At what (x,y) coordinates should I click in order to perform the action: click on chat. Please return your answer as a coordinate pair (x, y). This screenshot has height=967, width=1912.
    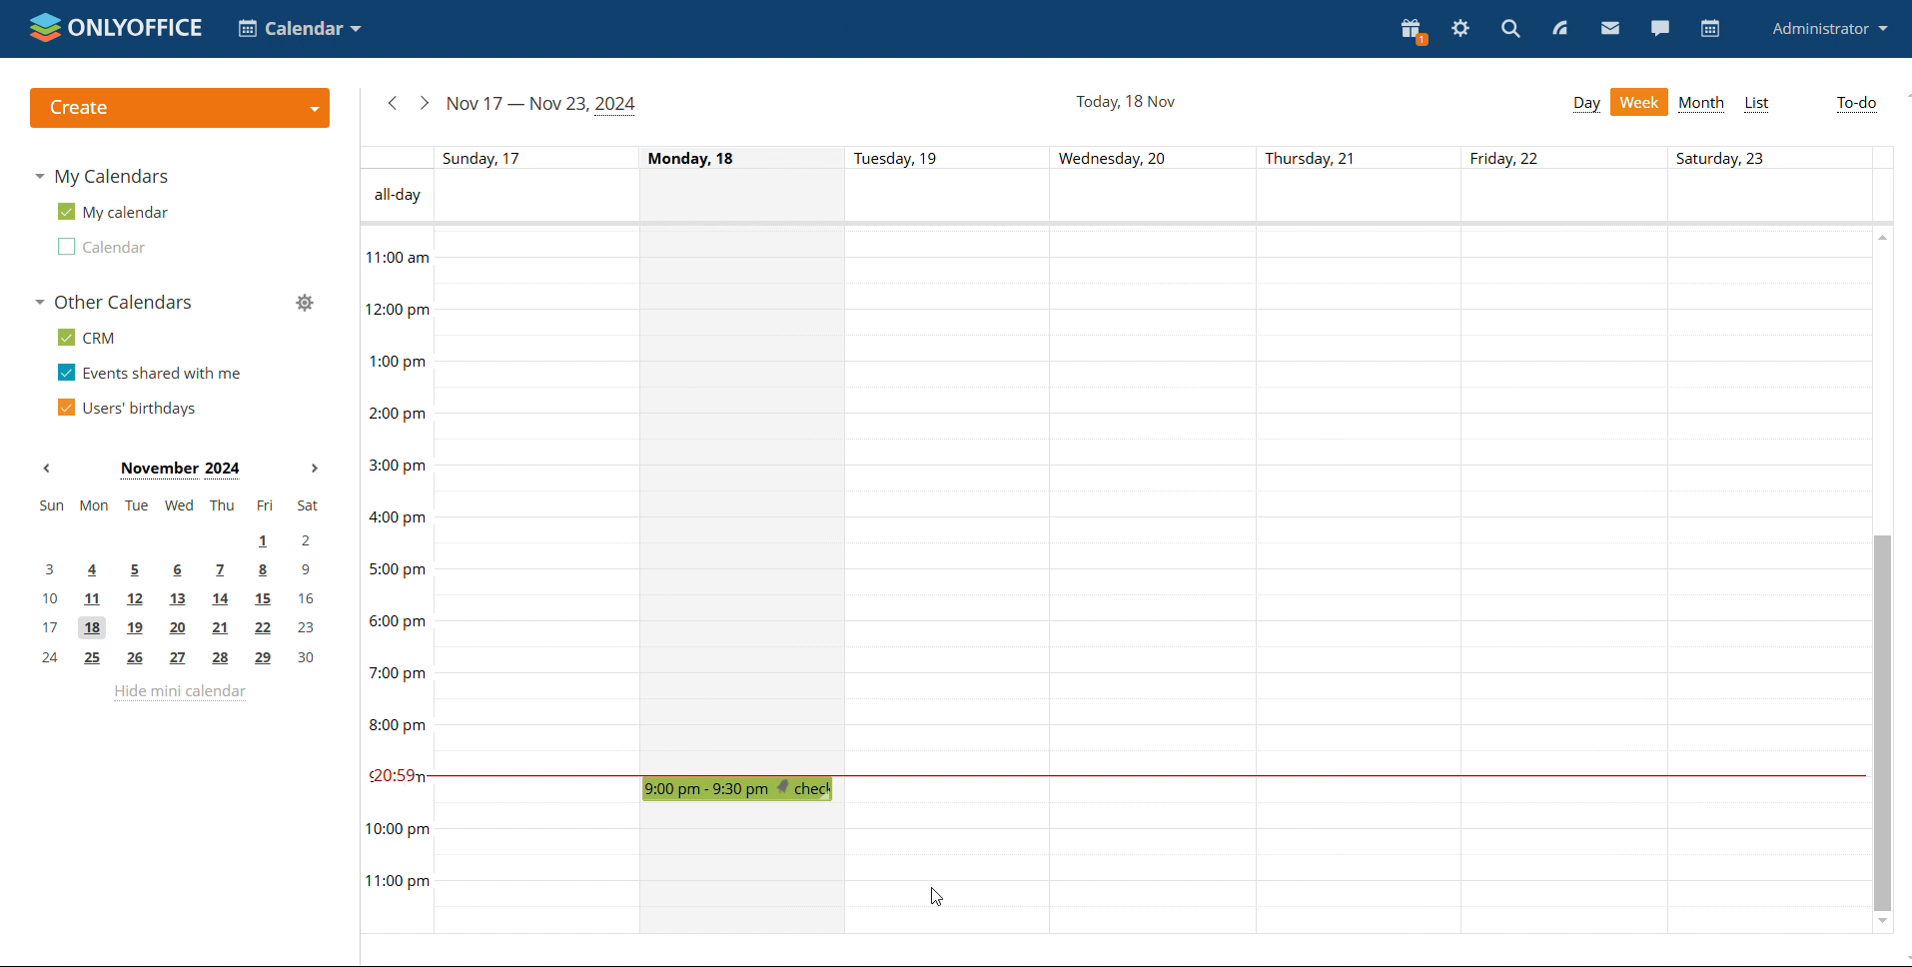
    Looking at the image, I should click on (1660, 28).